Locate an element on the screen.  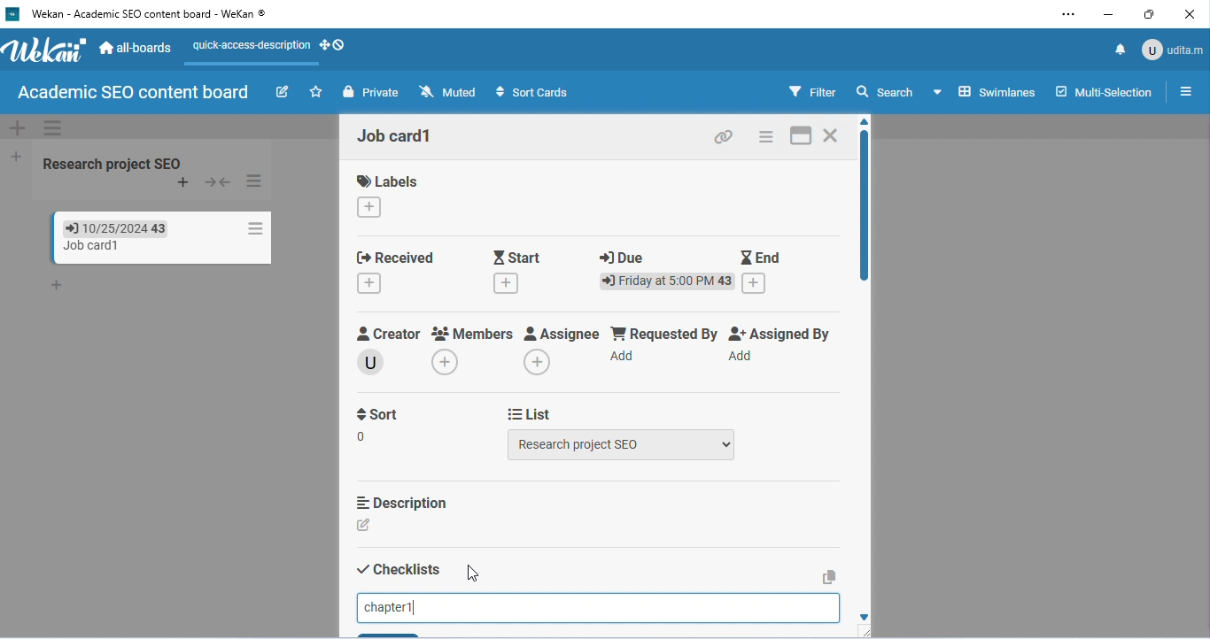
admin is located at coordinates (1173, 48).